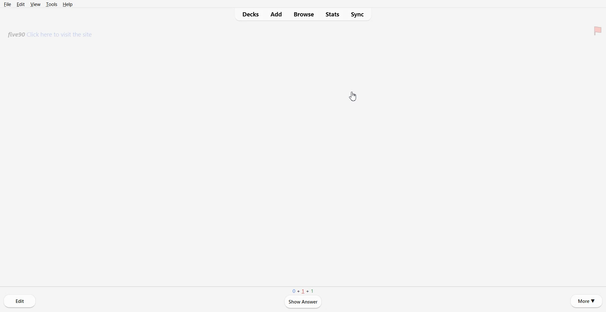  Describe the element at coordinates (597, 30) in the screenshot. I see `Flag` at that location.